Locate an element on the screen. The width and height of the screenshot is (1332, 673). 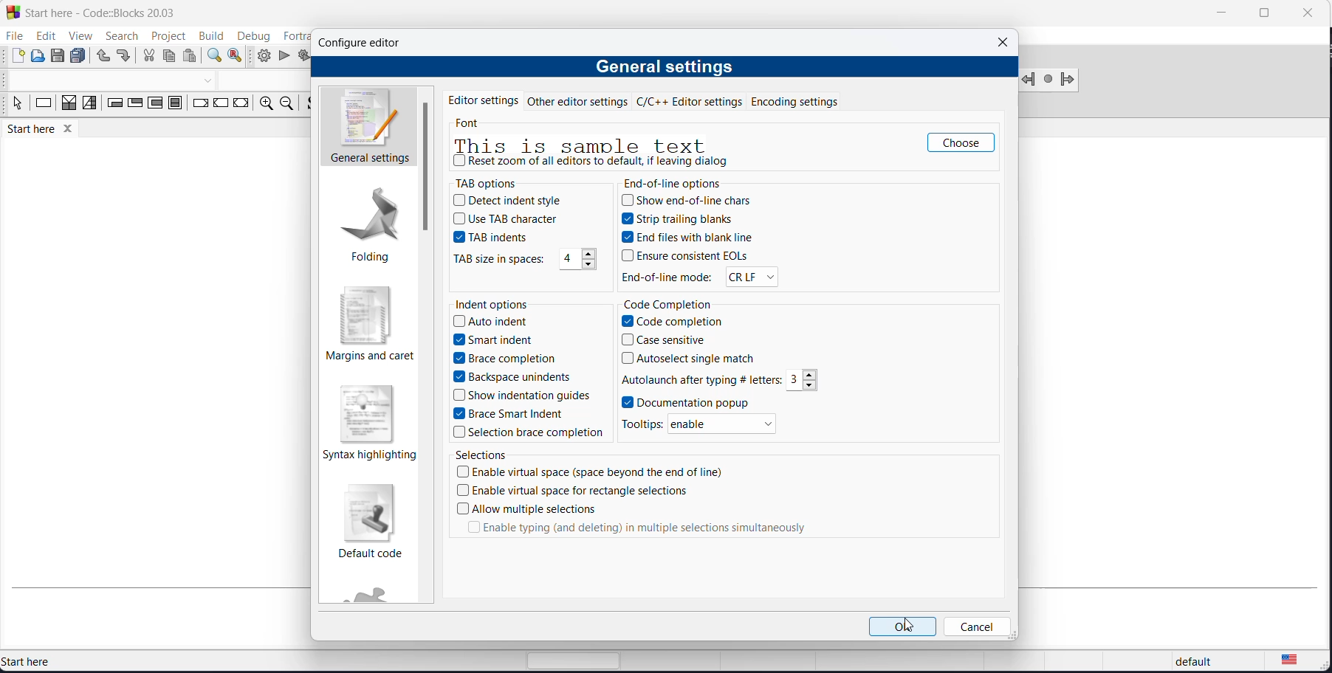
tooltips is located at coordinates (642, 424).